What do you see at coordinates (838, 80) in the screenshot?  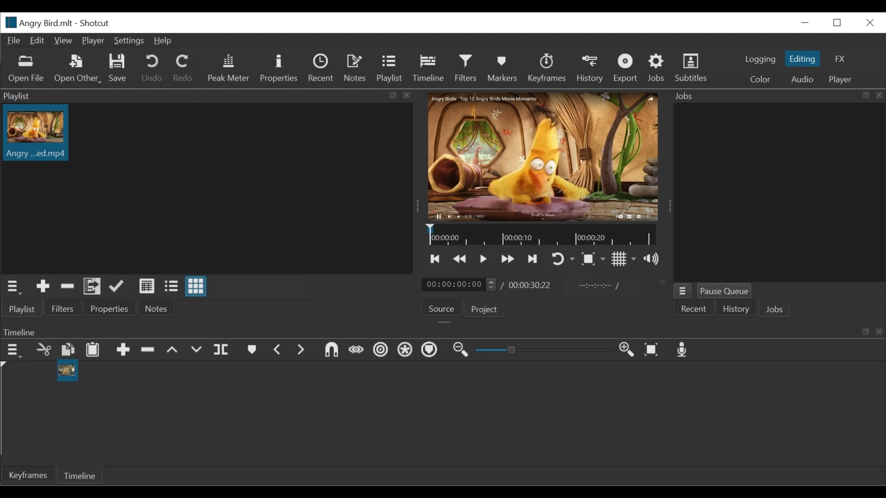 I see `player` at bounding box center [838, 80].